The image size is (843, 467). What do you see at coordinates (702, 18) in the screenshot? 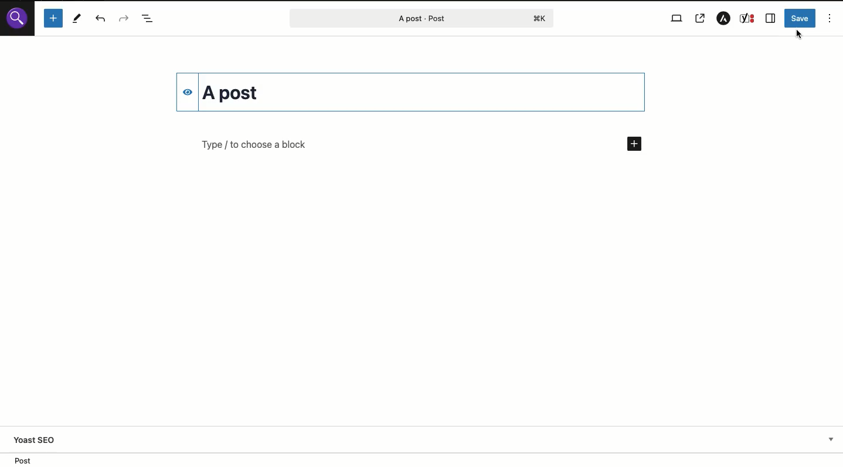
I see `View post` at bounding box center [702, 18].